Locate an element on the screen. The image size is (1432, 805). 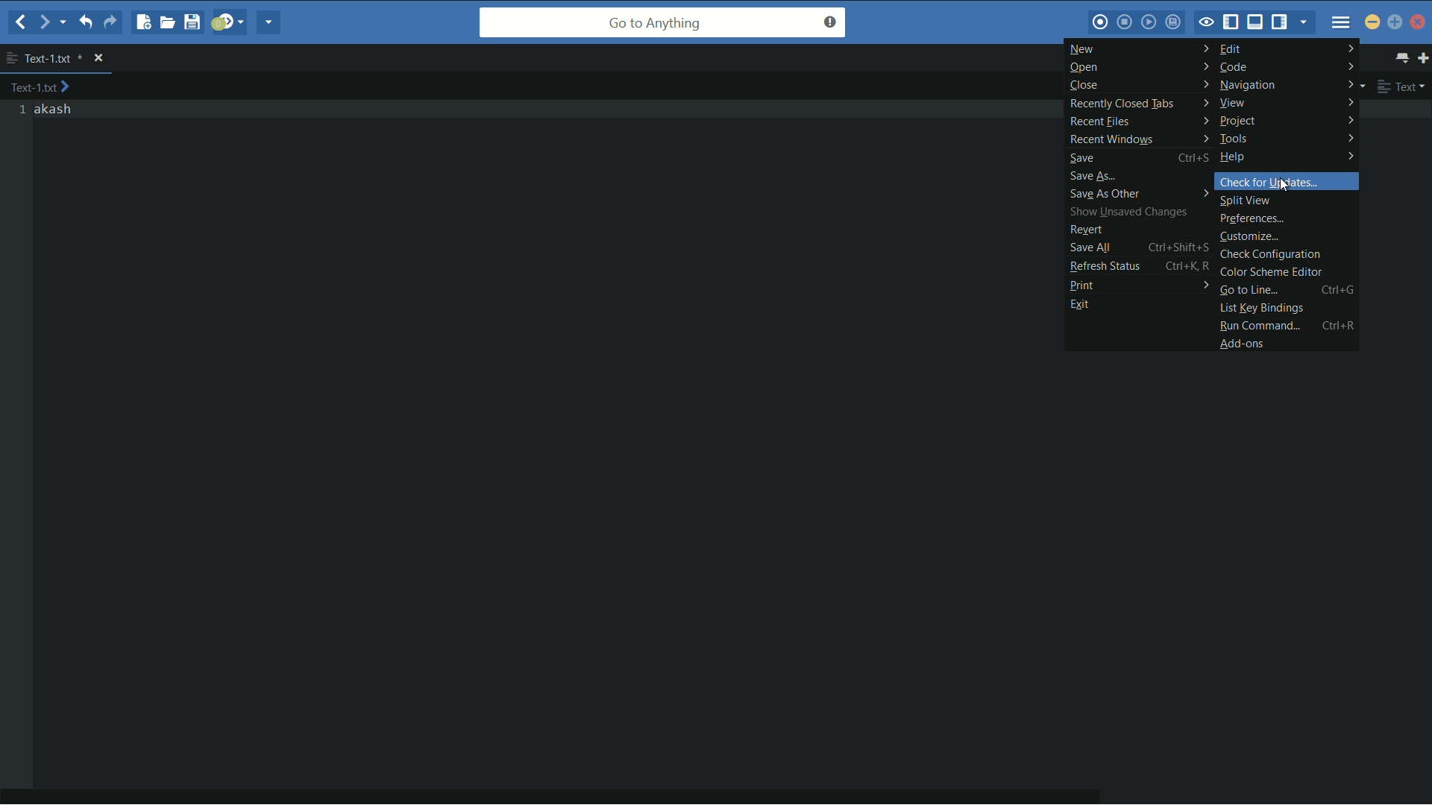
close file is located at coordinates (100, 59).